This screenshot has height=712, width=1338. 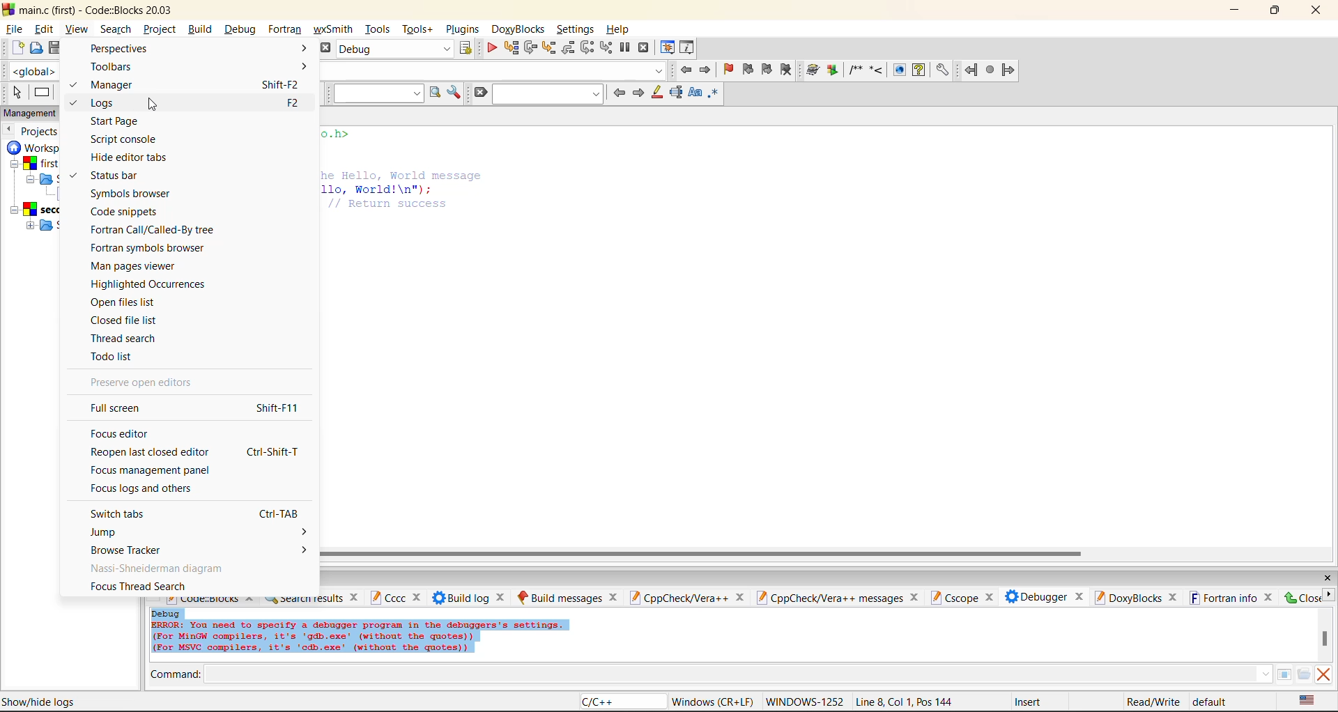 I want to click on view, so click(x=77, y=27).